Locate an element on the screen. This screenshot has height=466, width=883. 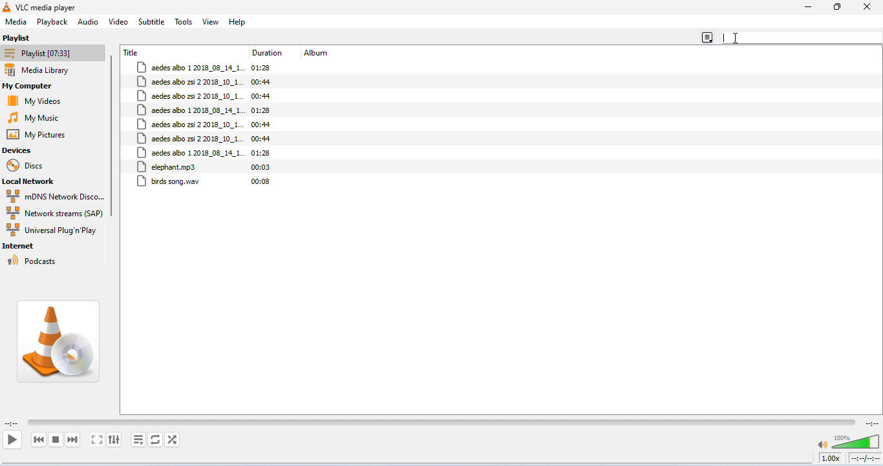
next media is located at coordinates (74, 440).